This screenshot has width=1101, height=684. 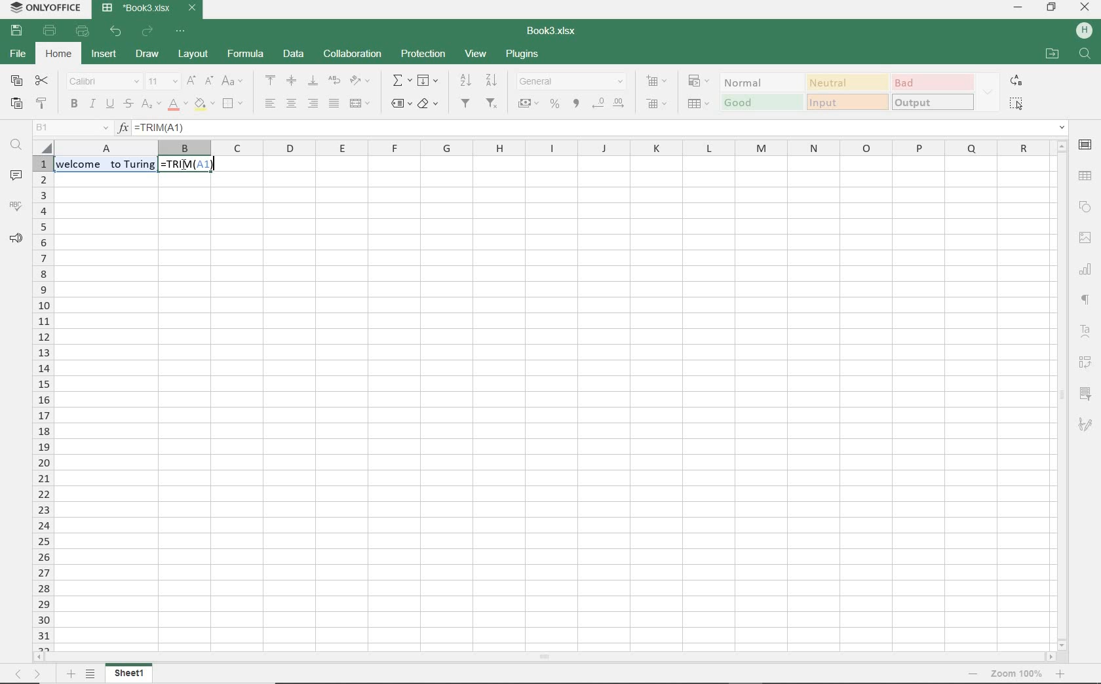 I want to click on filters, so click(x=466, y=104).